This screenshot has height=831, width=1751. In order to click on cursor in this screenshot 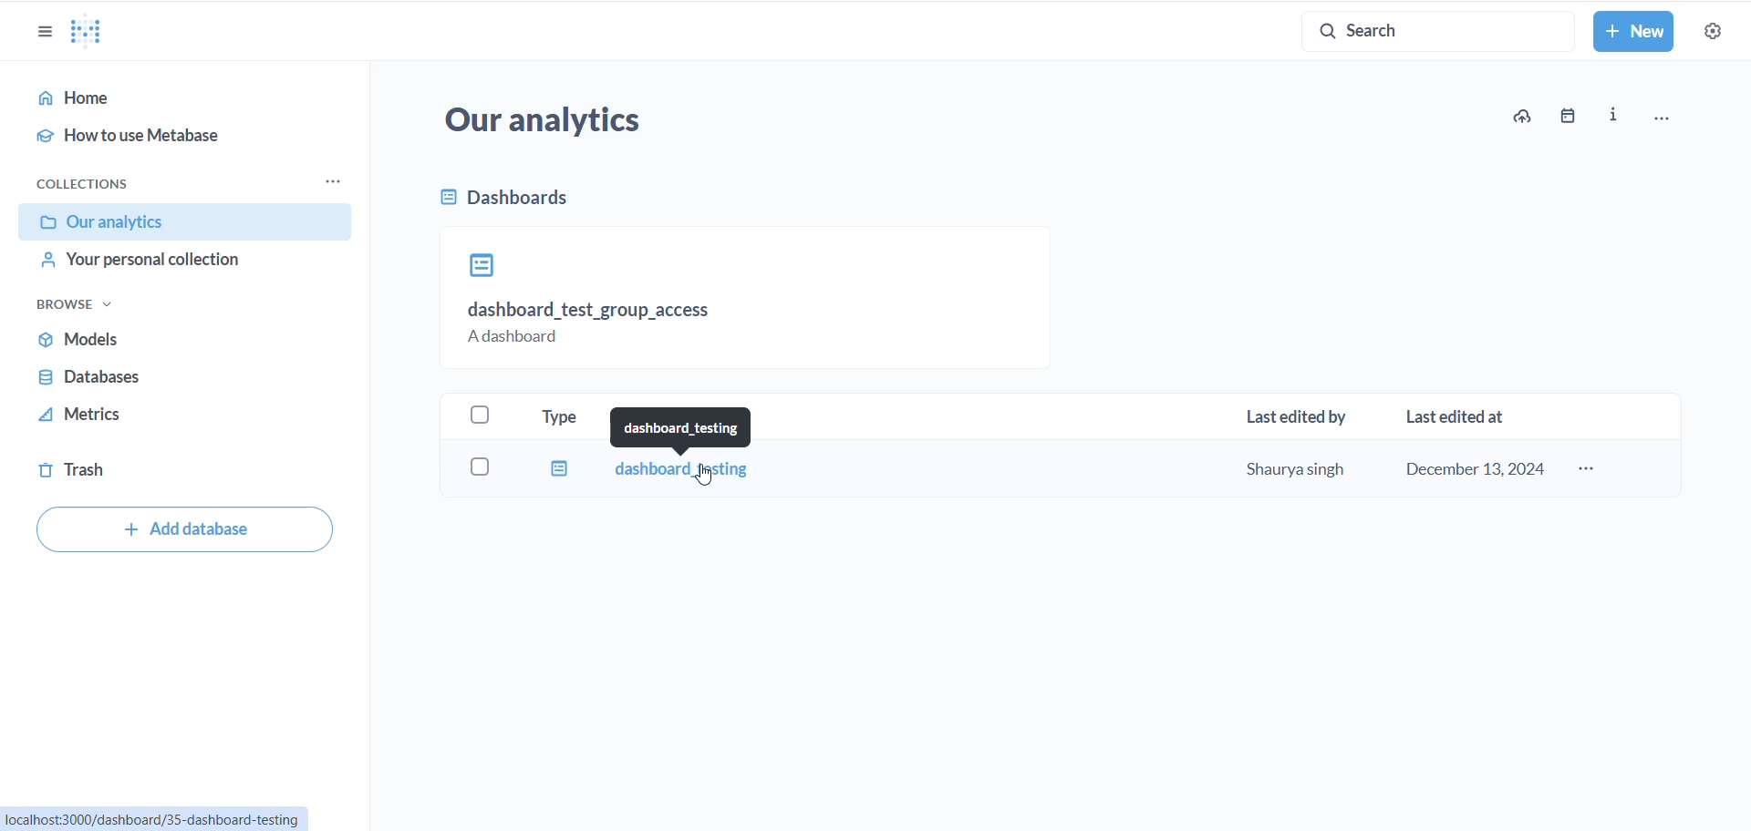, I will do `click(710, 479)`.